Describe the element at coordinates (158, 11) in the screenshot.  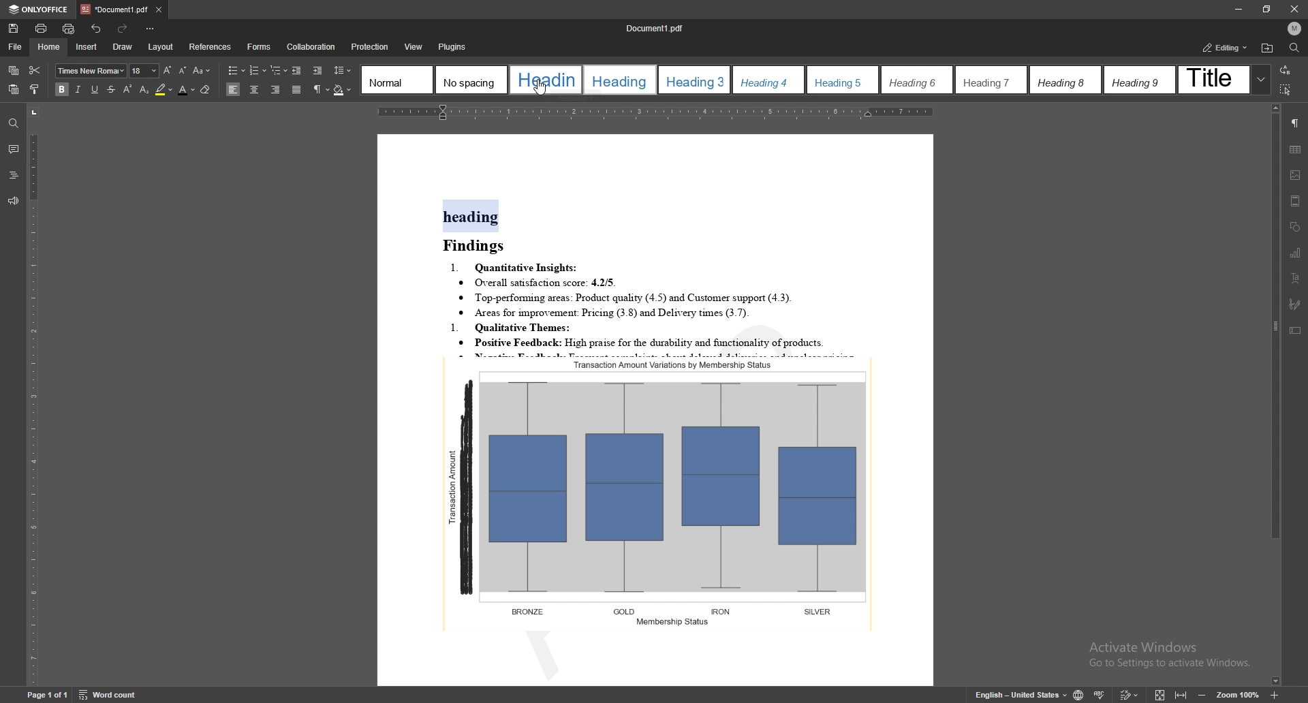
I see `close tab` at that location.